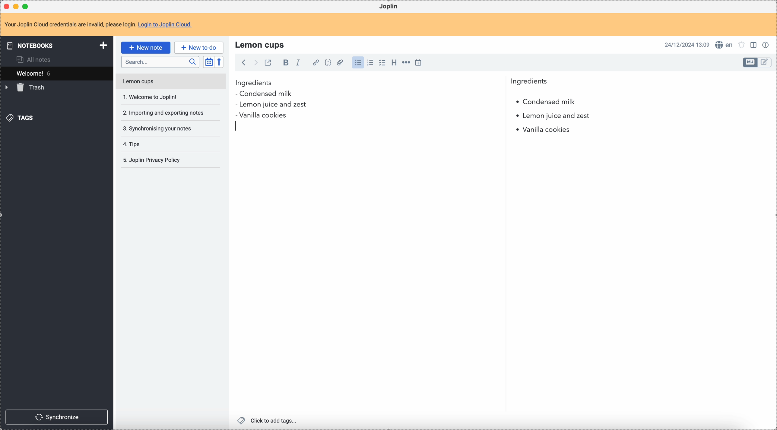 The width and height of the screenshot is (777, 430). I want to click on condensed milk, so click(545, 102).